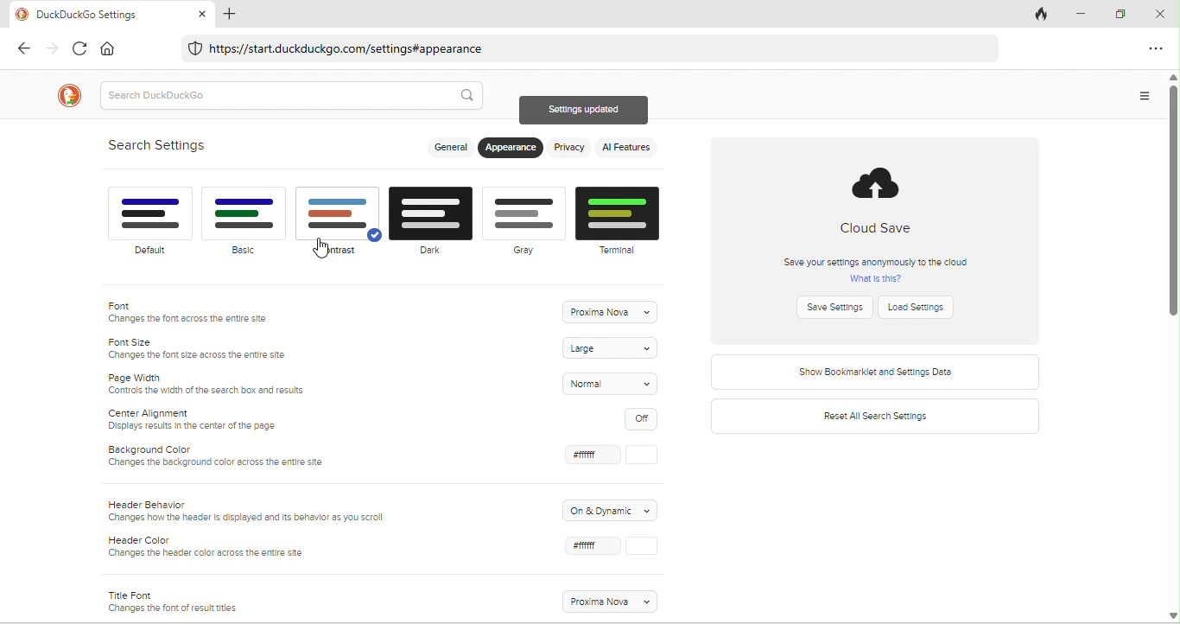  Describe the element at coordinates (23, 49) in the screenshot. I see `back` at that location.